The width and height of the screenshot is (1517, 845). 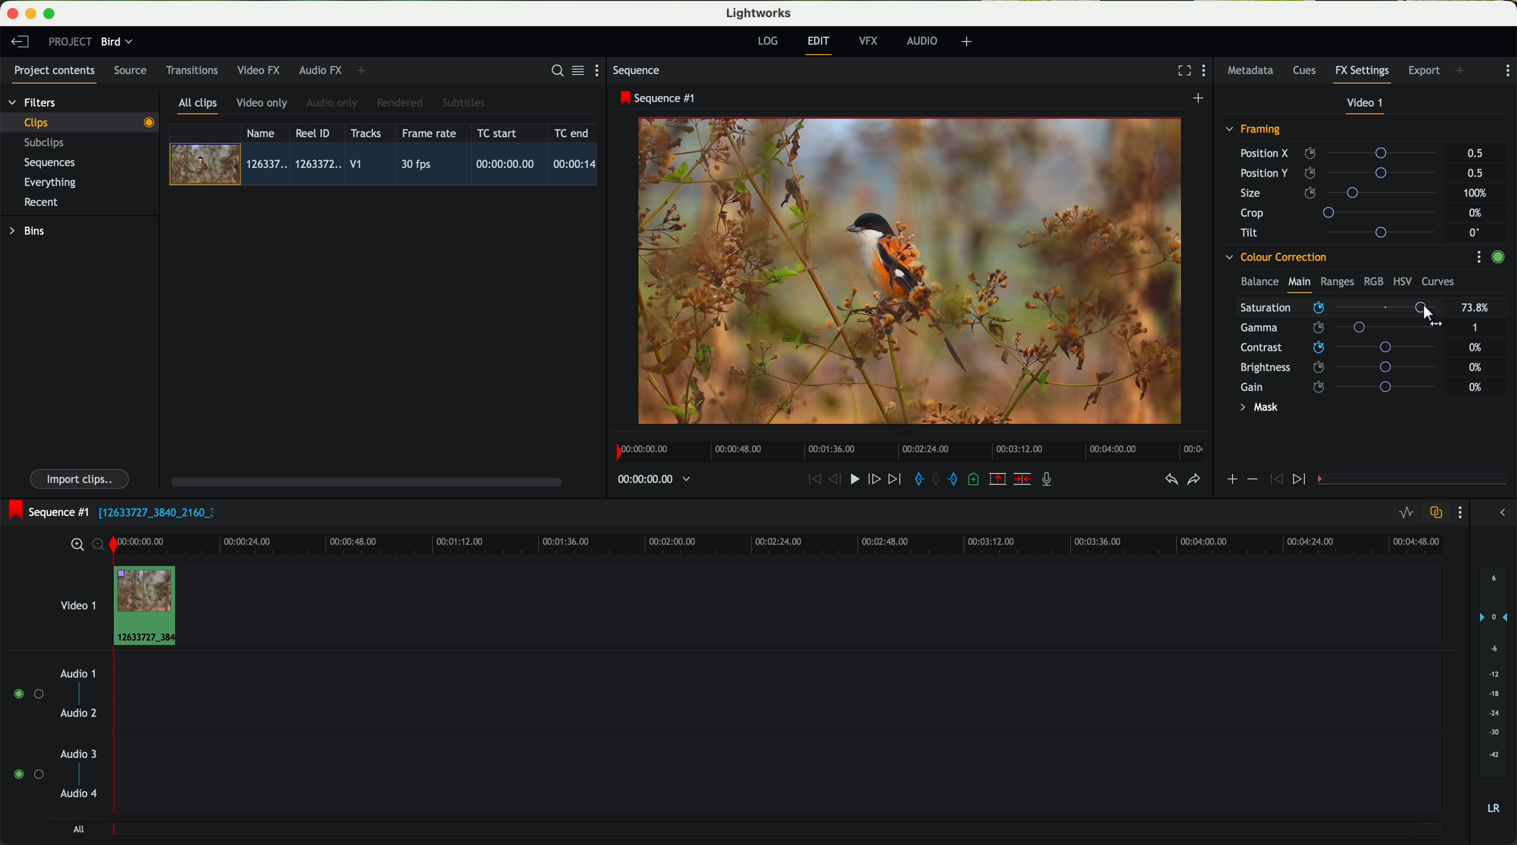 I want to click on add 'out' mark, so click(x=959, y=478).